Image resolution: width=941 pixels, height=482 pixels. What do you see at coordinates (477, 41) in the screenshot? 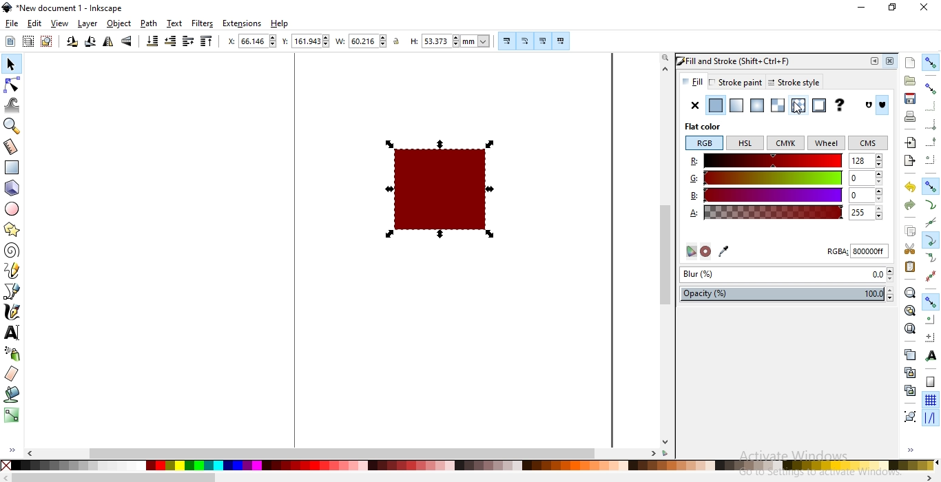
I see `mm` at bounding box center [477, 41].